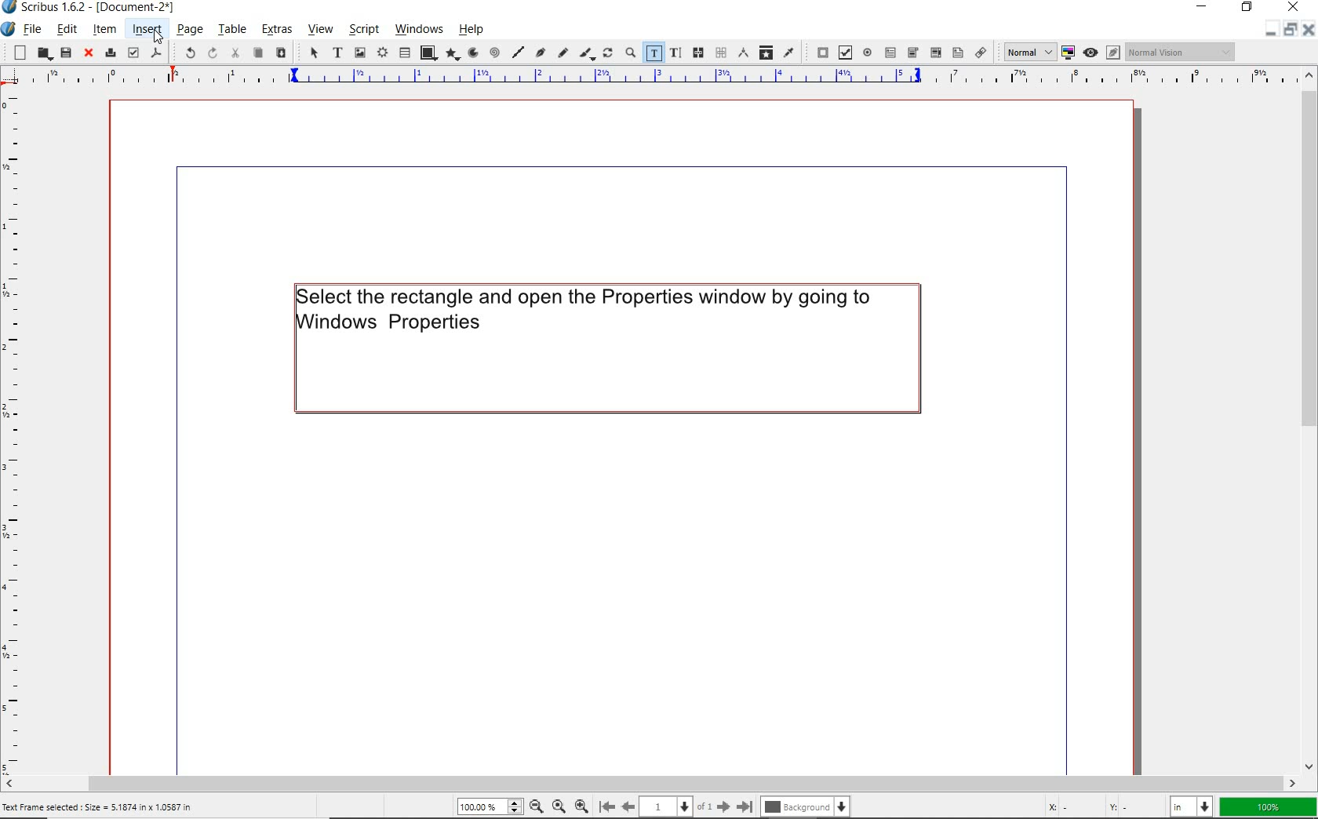 The height and width of the screenshot is (819, 1318). What do you see at coordinates (156, 52) in the screenshot?
I see `save as pdf` at bounding box center [156, 52].